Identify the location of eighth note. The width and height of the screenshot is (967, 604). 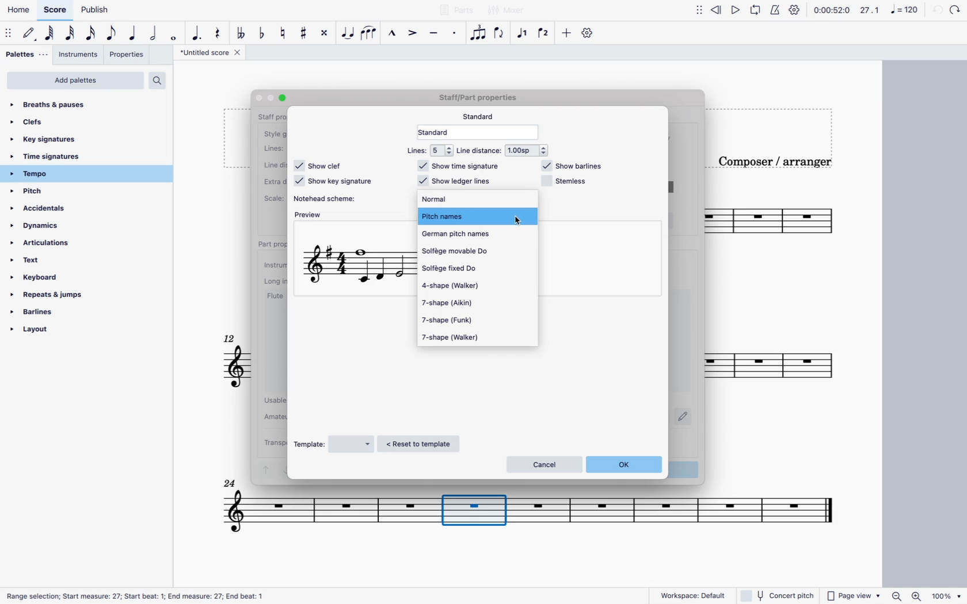
(112, 33).